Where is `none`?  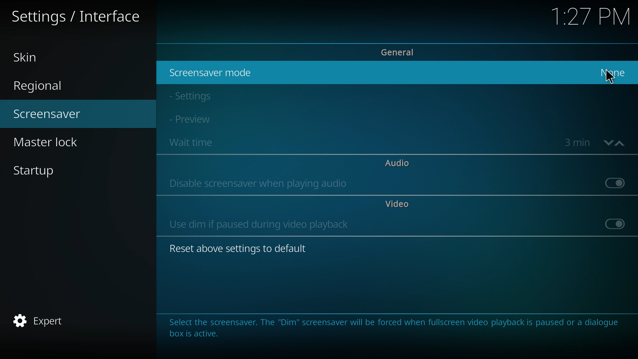
none is located at coordinates (615, 72).